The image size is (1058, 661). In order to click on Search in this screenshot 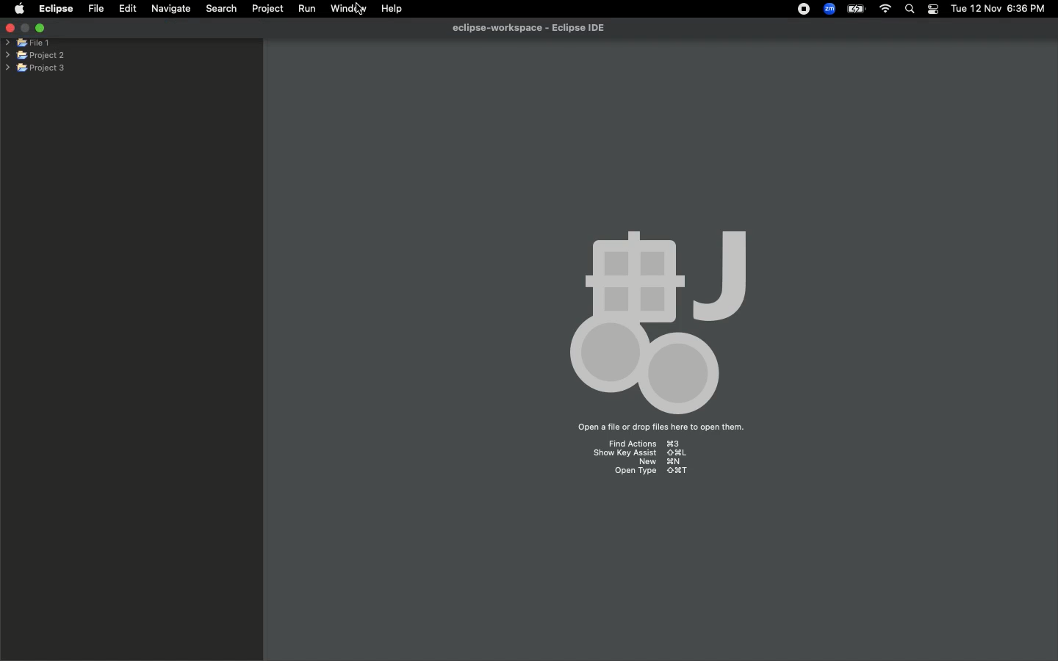, I will do `click(910, 10)`.